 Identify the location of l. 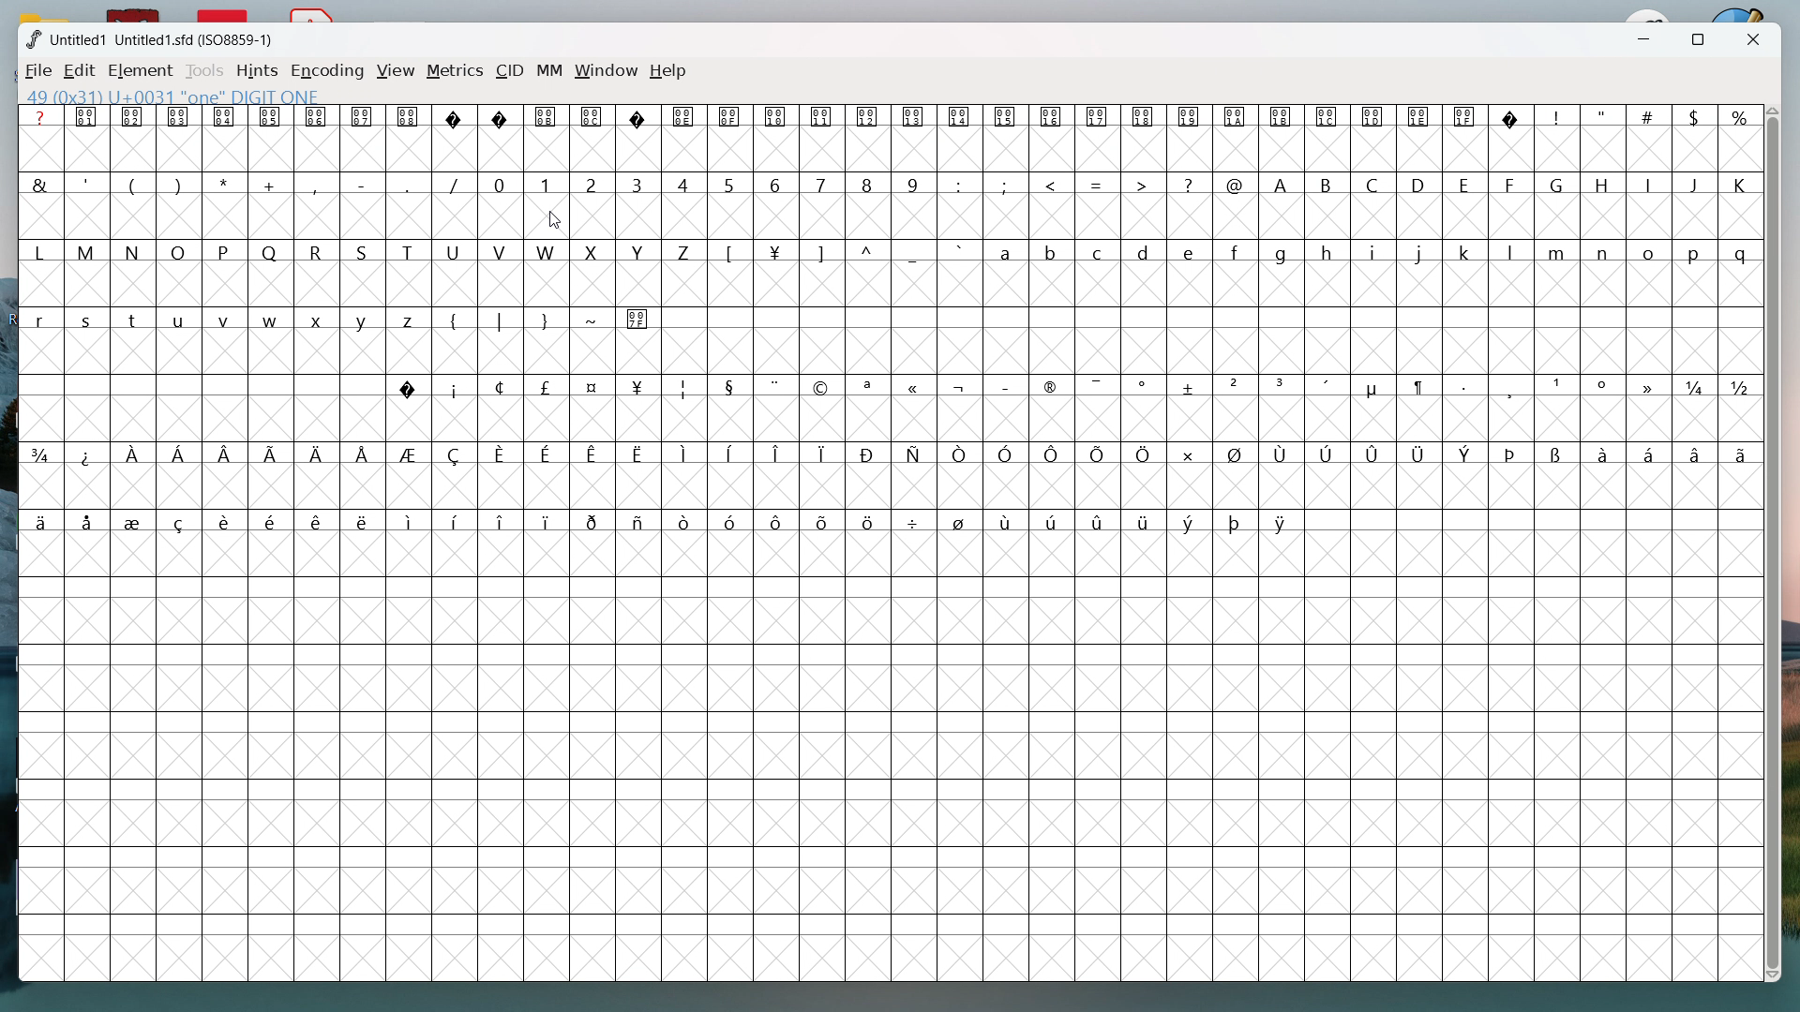
(1511, 251).